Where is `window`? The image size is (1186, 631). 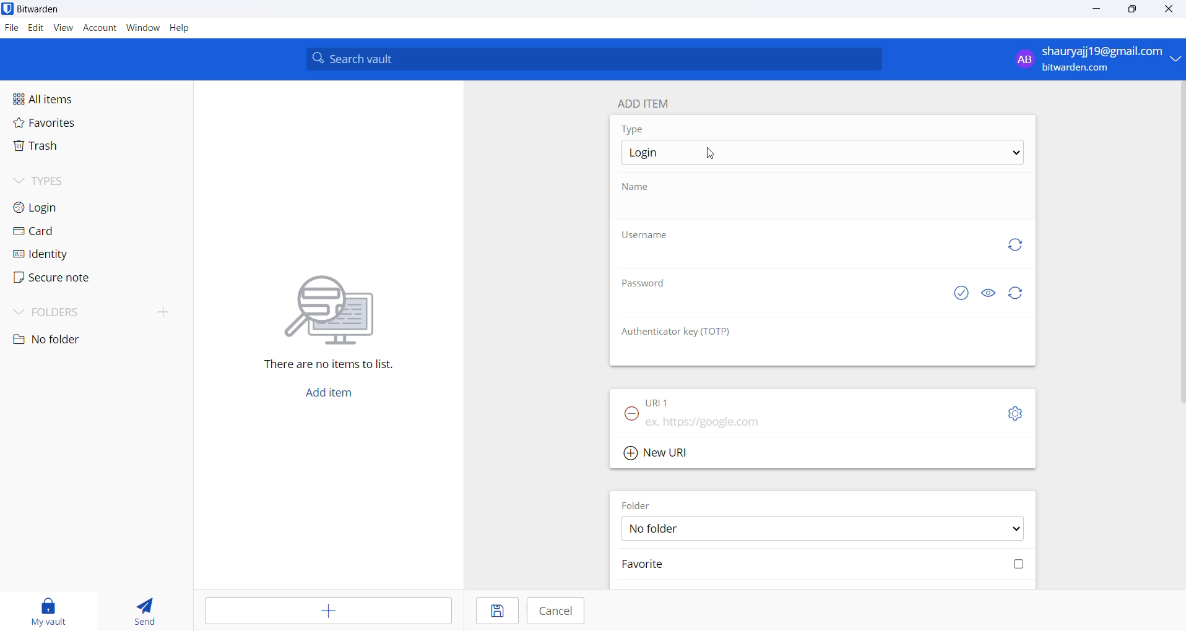 window is located at coordinates (143, 28).